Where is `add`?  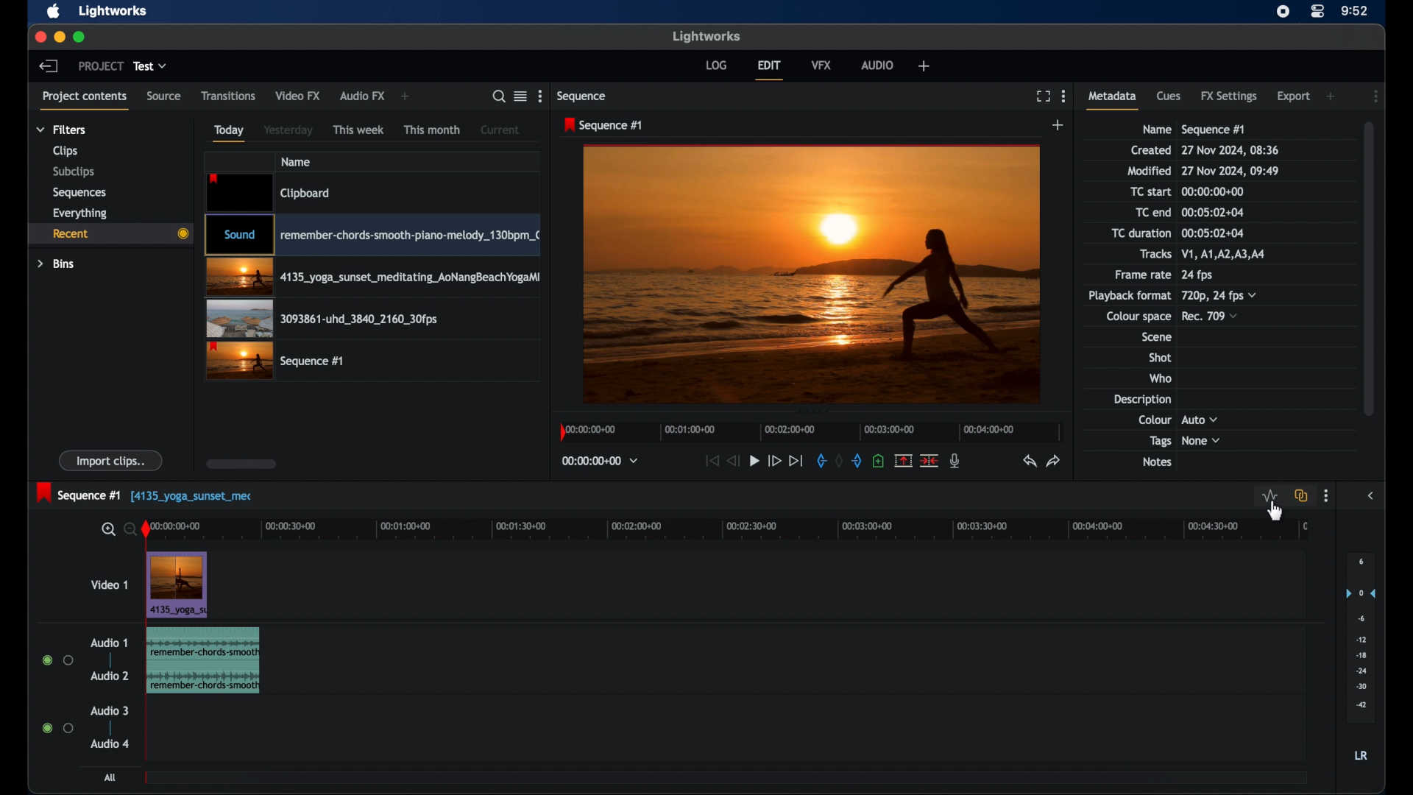 add is located at coordinates (1059, 124).